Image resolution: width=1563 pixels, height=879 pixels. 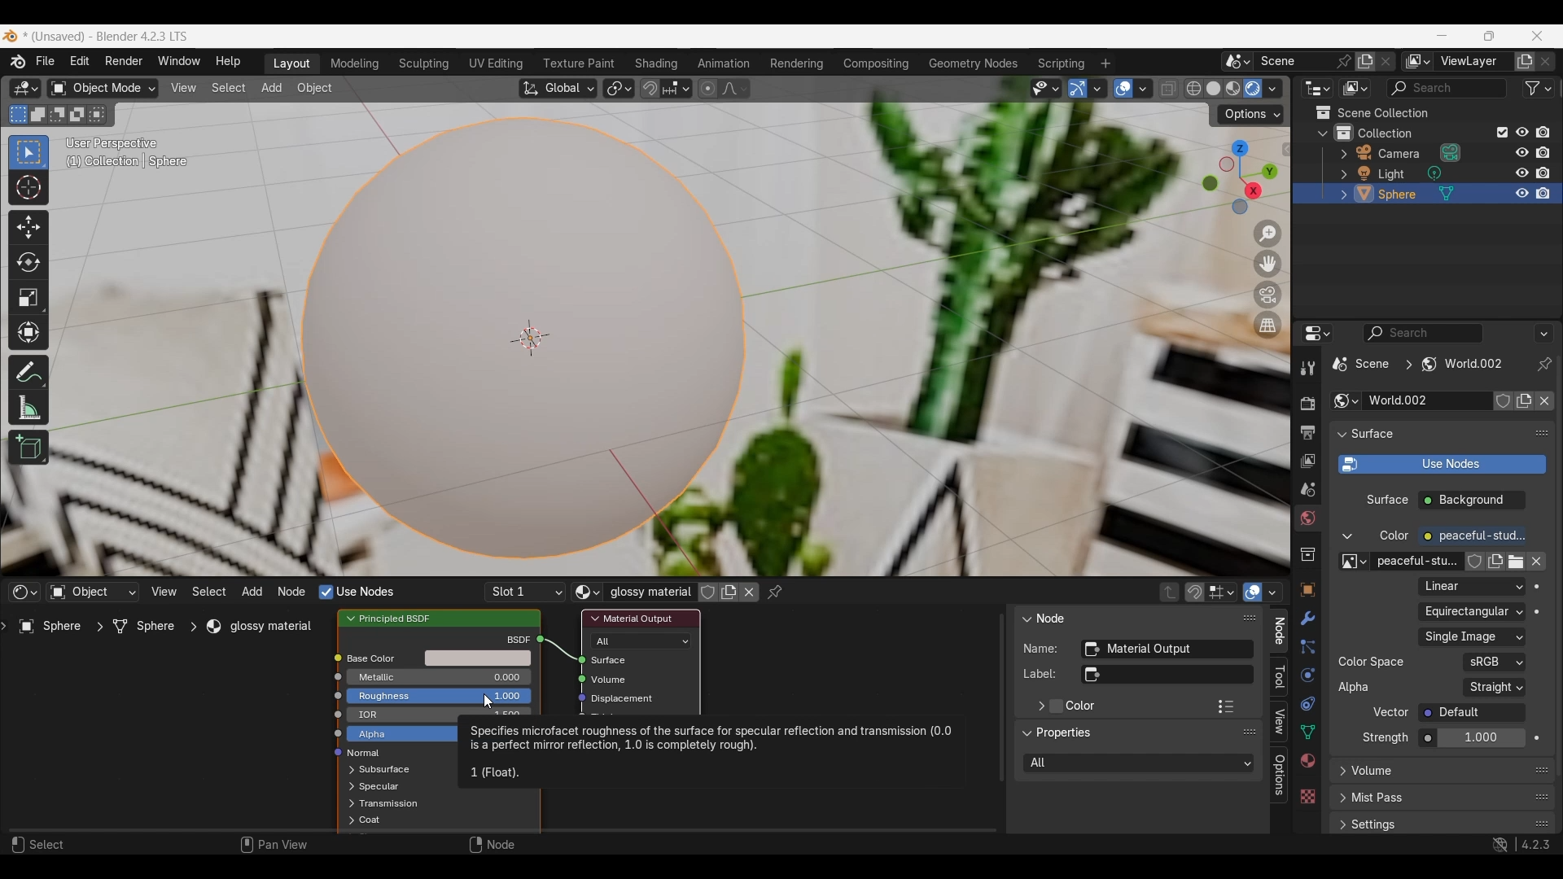 What do you see at coordinates (1537, 612) in the screenshot?
I see `Animate property` at bounding box center [1537, 612].